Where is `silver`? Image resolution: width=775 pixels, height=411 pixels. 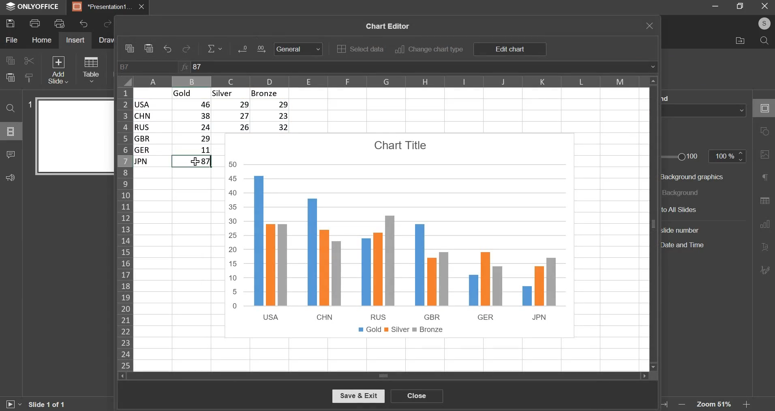
silver is located at coordinates (228, 93).